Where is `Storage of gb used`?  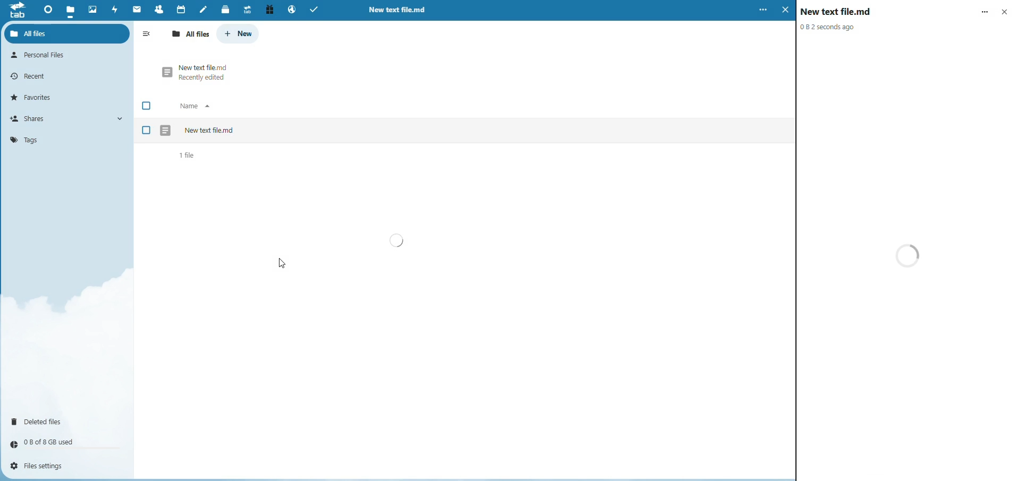
Storage of gb used is located at coordinates (51, 442).